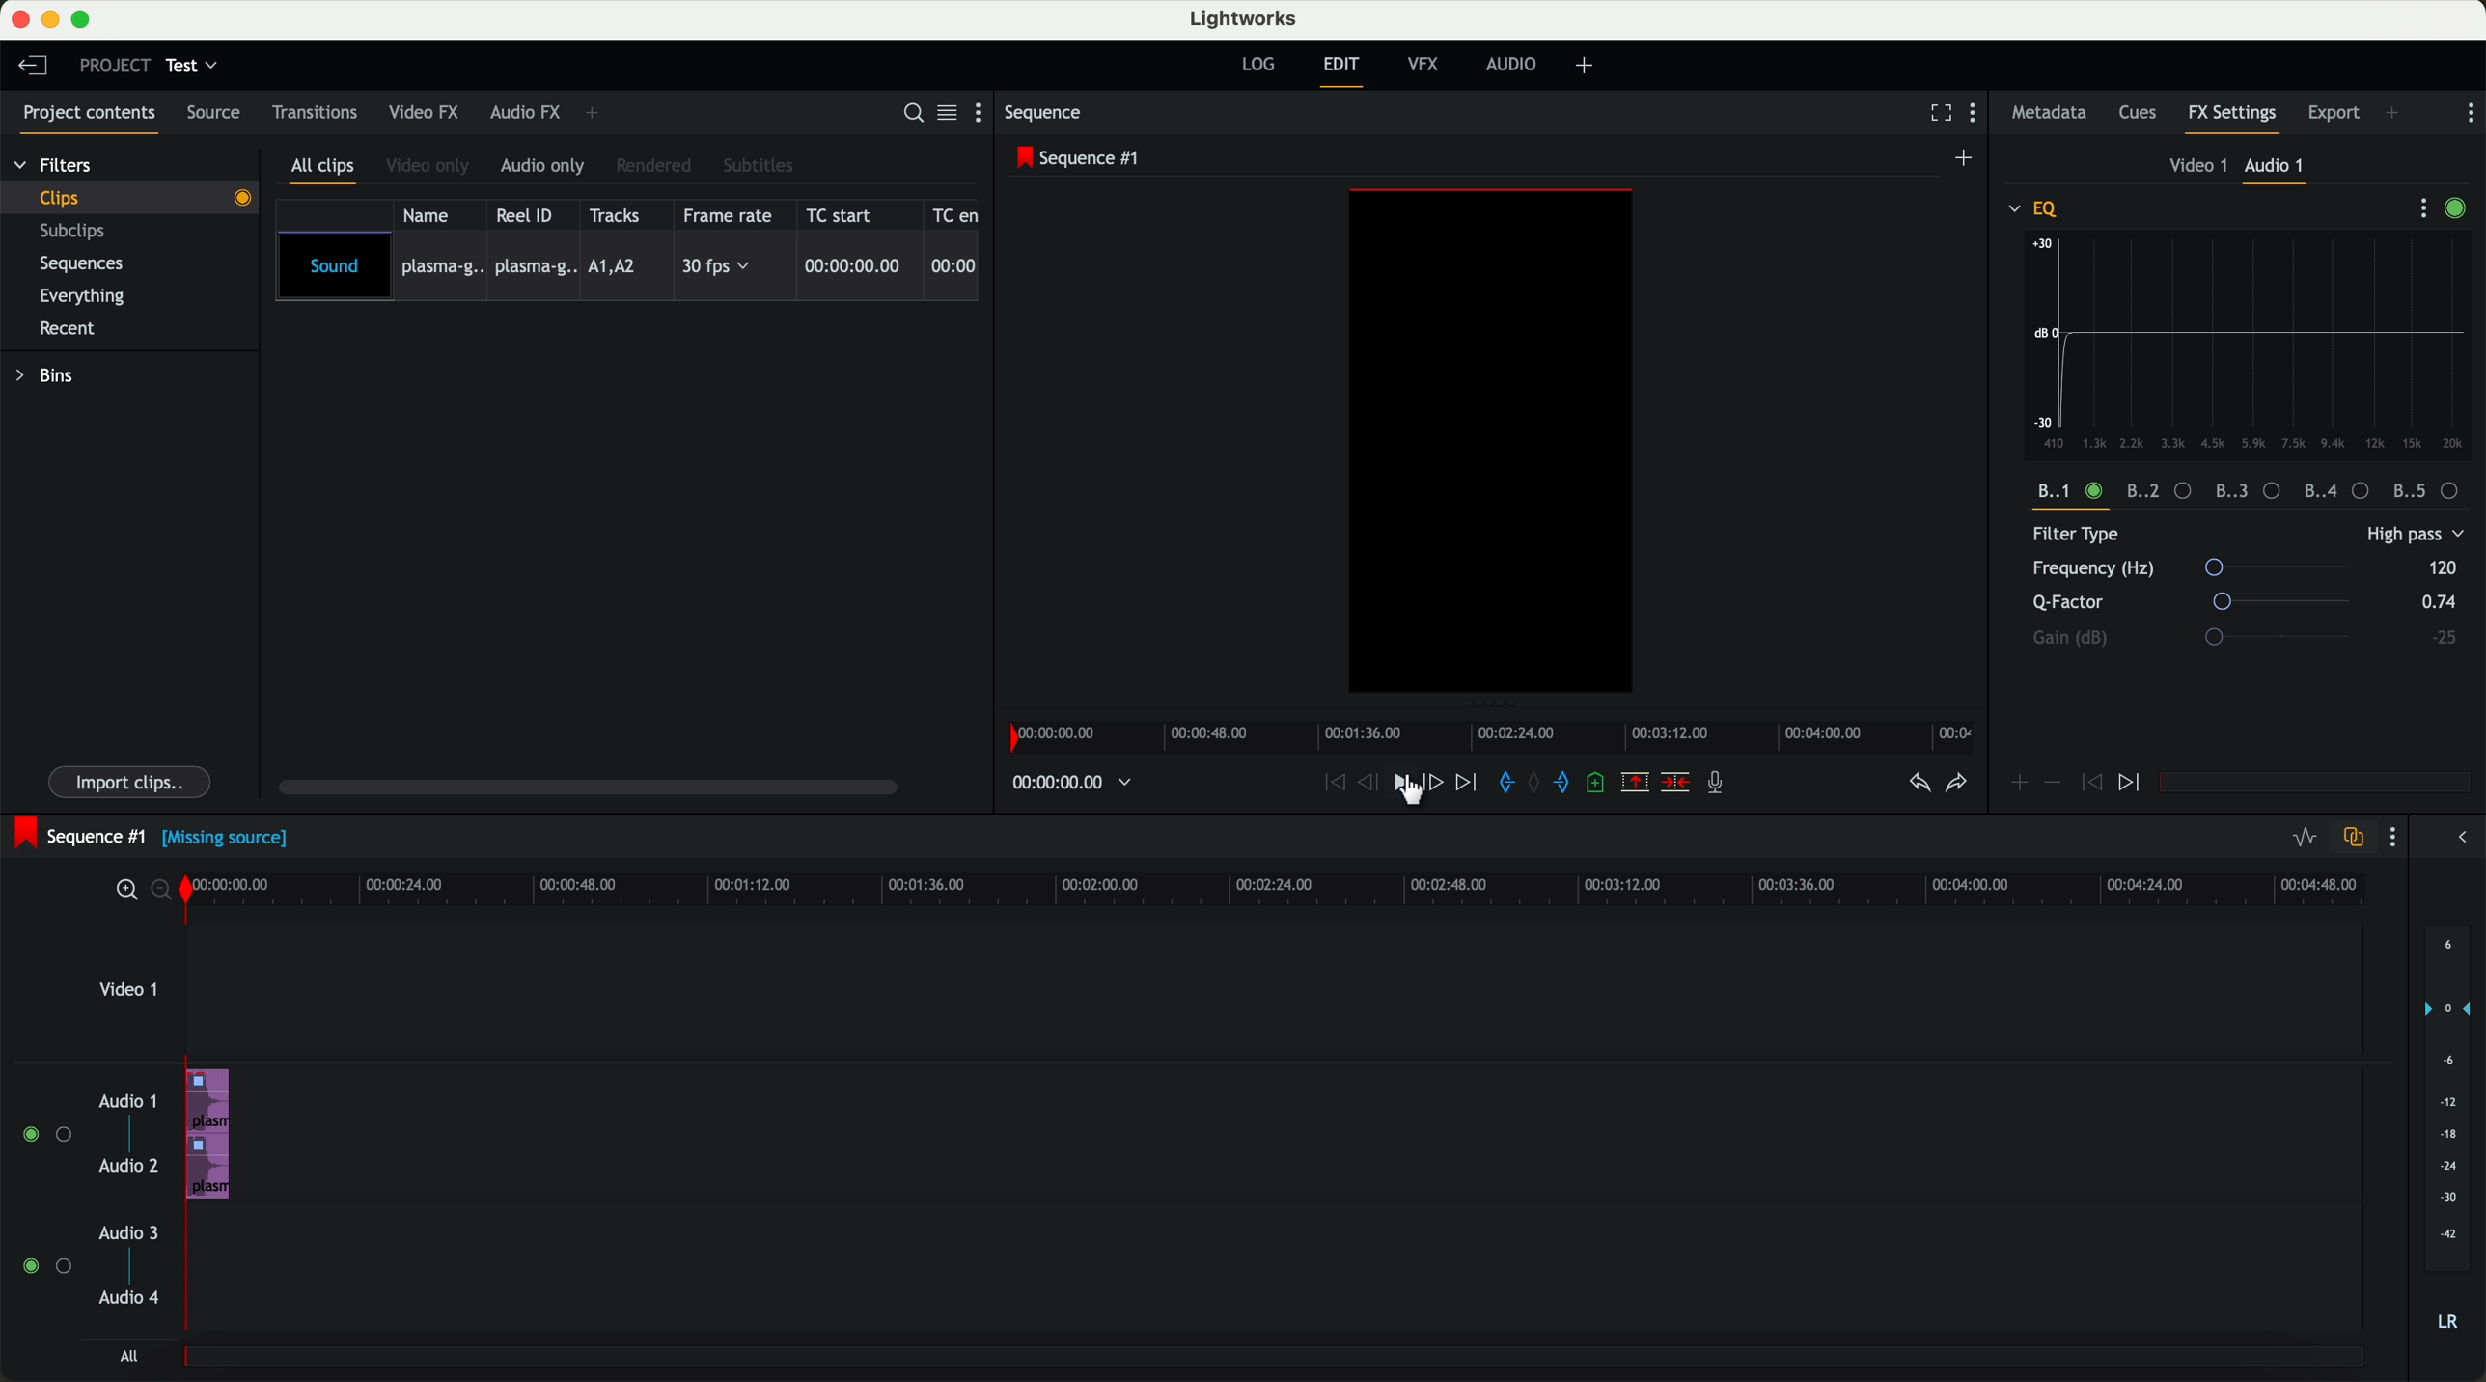 The height and width of the screenshot is (1382, 2486). I want to click on Filters tab, so click(53, 168).